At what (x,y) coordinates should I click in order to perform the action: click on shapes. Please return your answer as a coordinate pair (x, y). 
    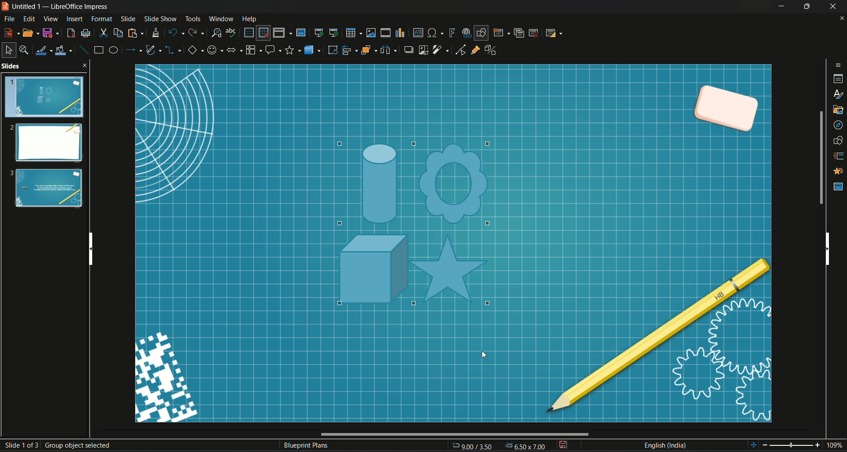
    Looking at the image, I should click on (839, 141).